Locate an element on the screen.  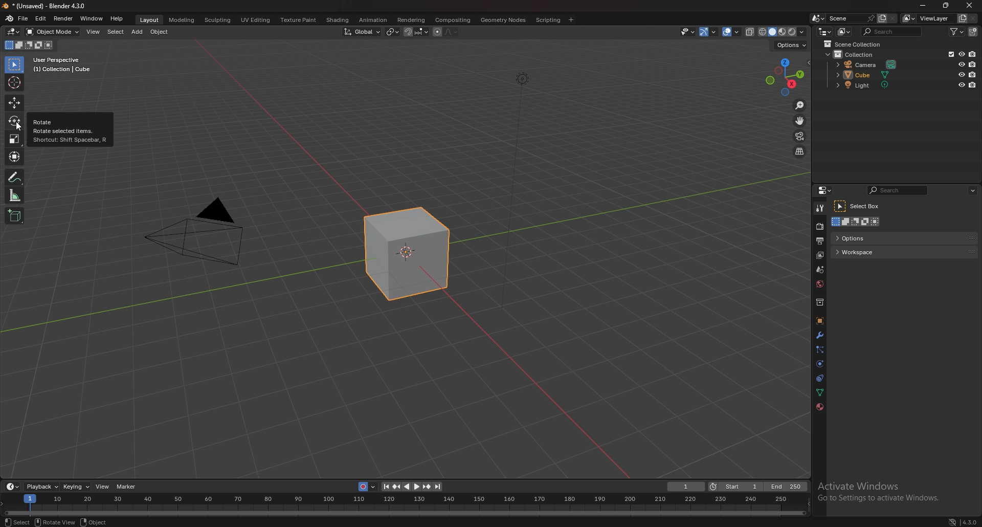
start is located at coordinates (736, 487).